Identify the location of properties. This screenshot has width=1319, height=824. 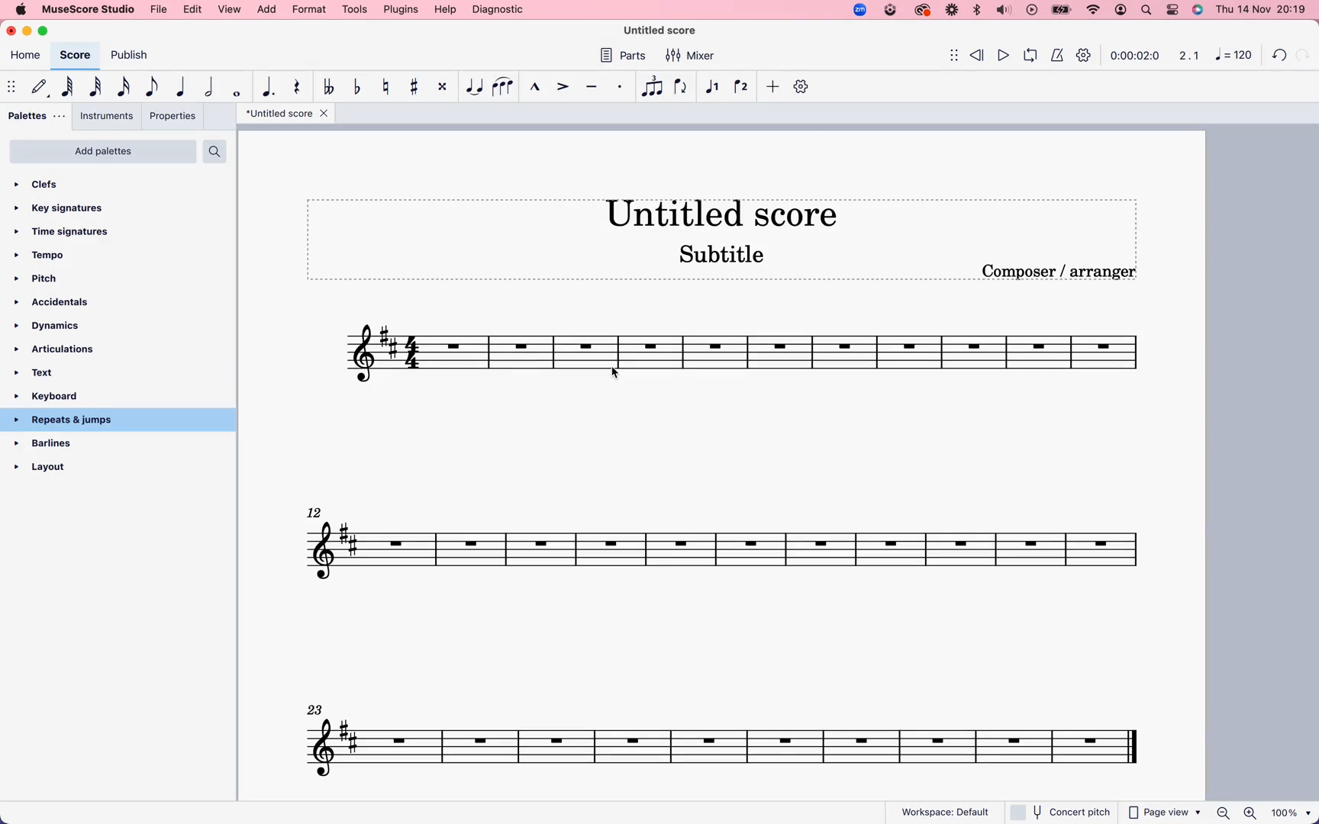
(172, 116).